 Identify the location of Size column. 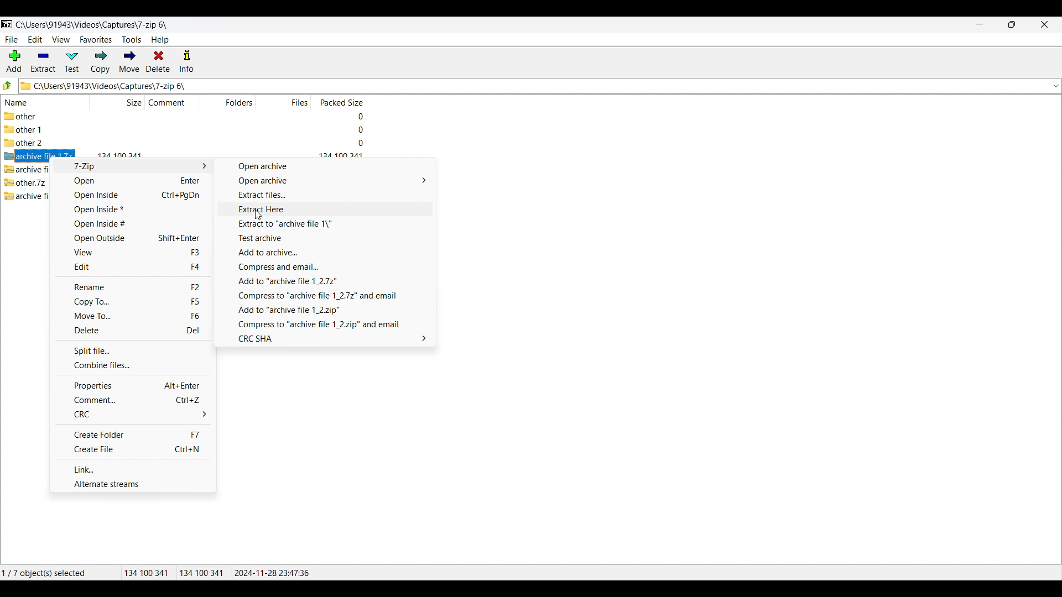
(116, 103).